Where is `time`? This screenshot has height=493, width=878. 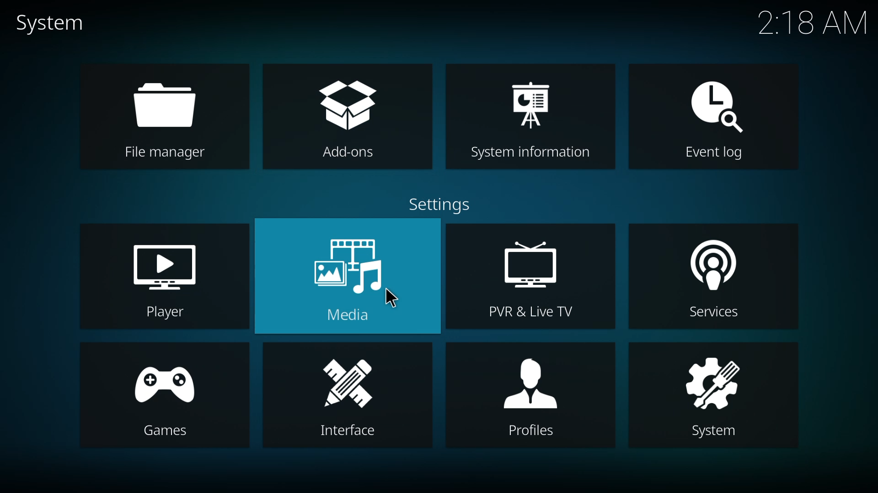 time is located at coordinates (811, 22).